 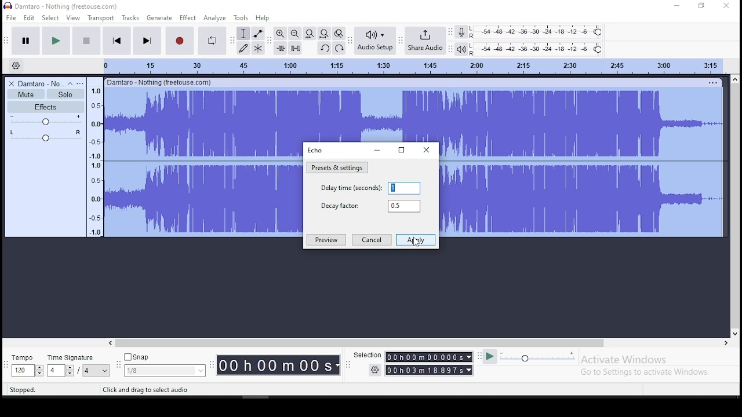 I want to click on tracks, so click(x=130, y=18).